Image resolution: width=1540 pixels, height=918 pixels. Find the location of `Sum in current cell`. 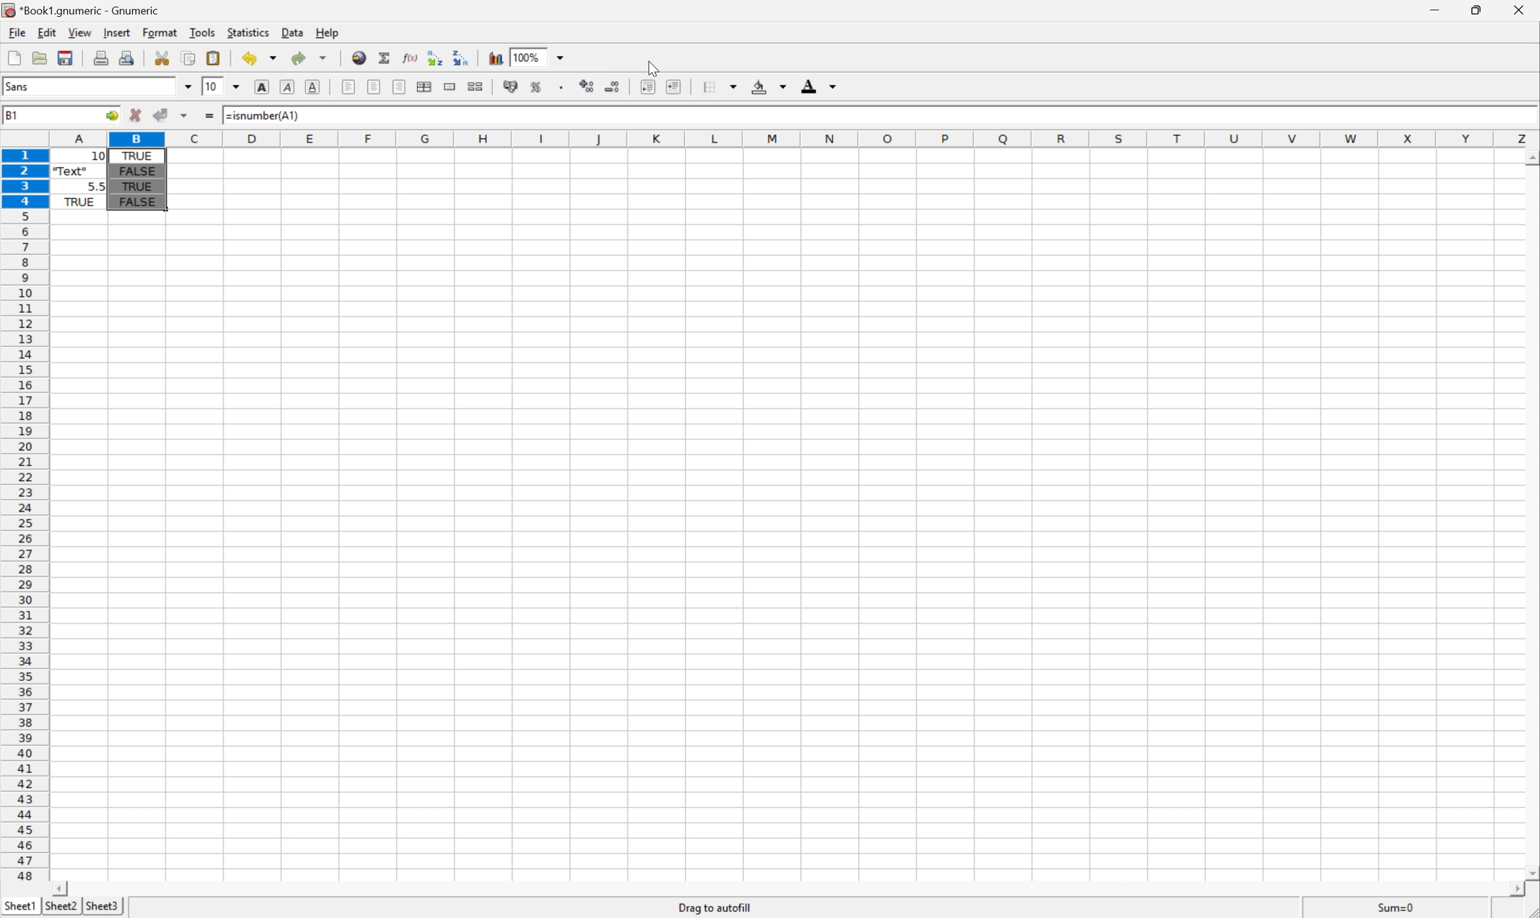

Sum in current cell is located at coordinates (385, 58).